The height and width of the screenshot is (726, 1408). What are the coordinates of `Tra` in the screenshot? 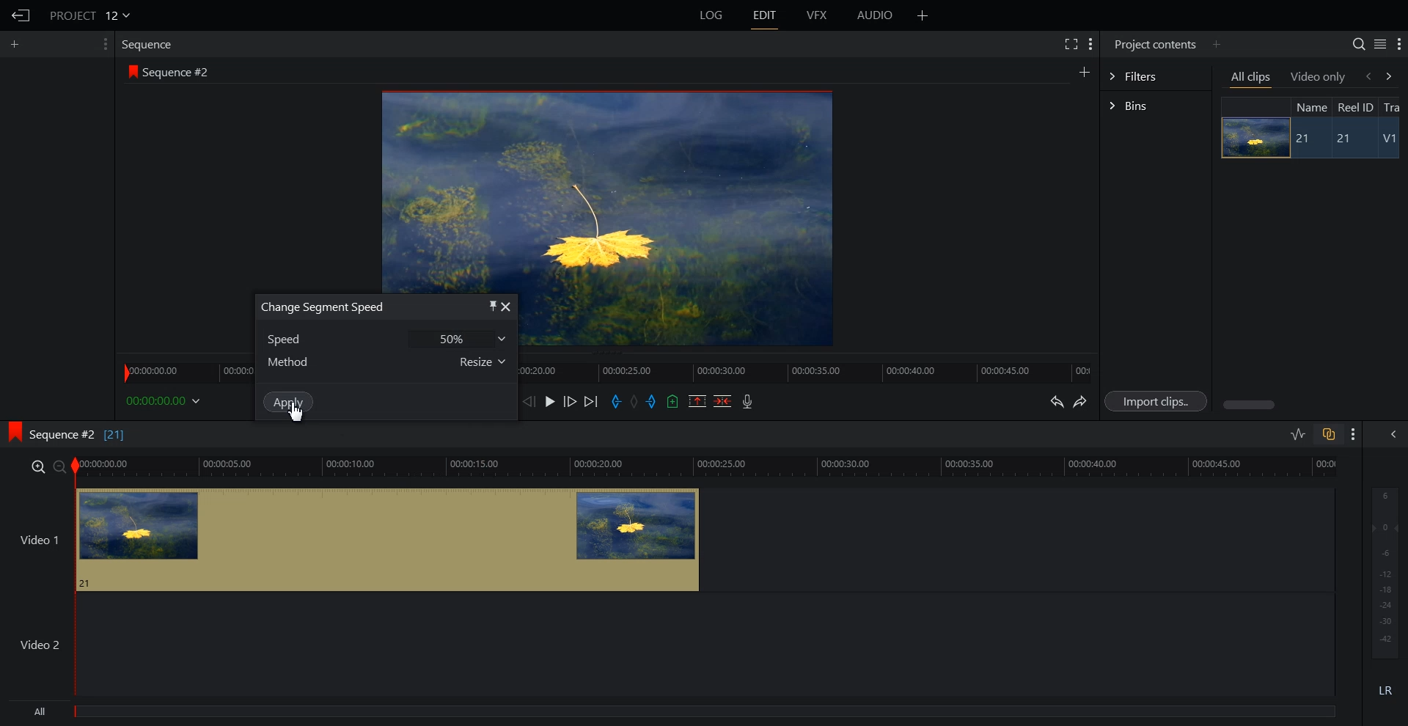 It's located at (1393, 106).